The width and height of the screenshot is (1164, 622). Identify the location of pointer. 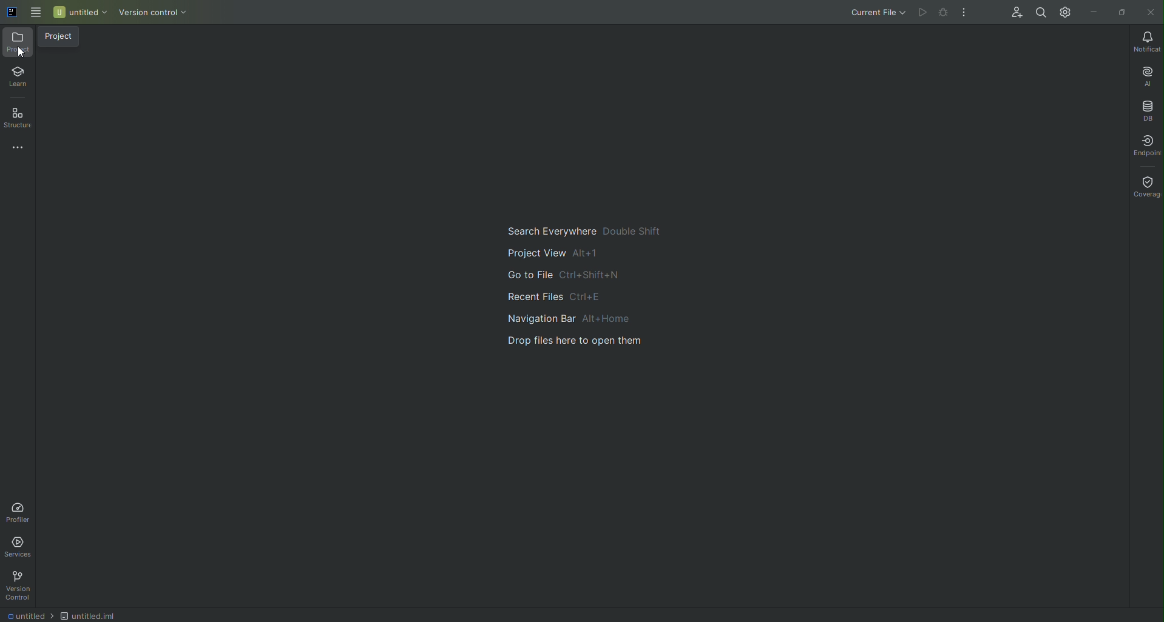
(24, 56).